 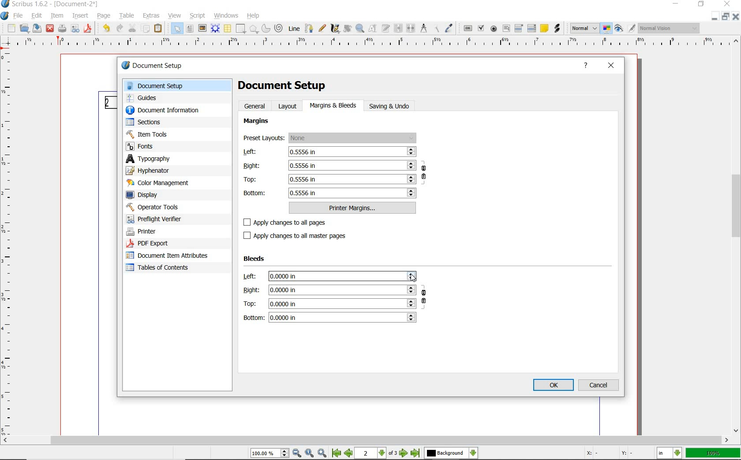 What do you see at coordinates (105, 16) in the screenshot?
I see `page` at bounding box center [105, 16].